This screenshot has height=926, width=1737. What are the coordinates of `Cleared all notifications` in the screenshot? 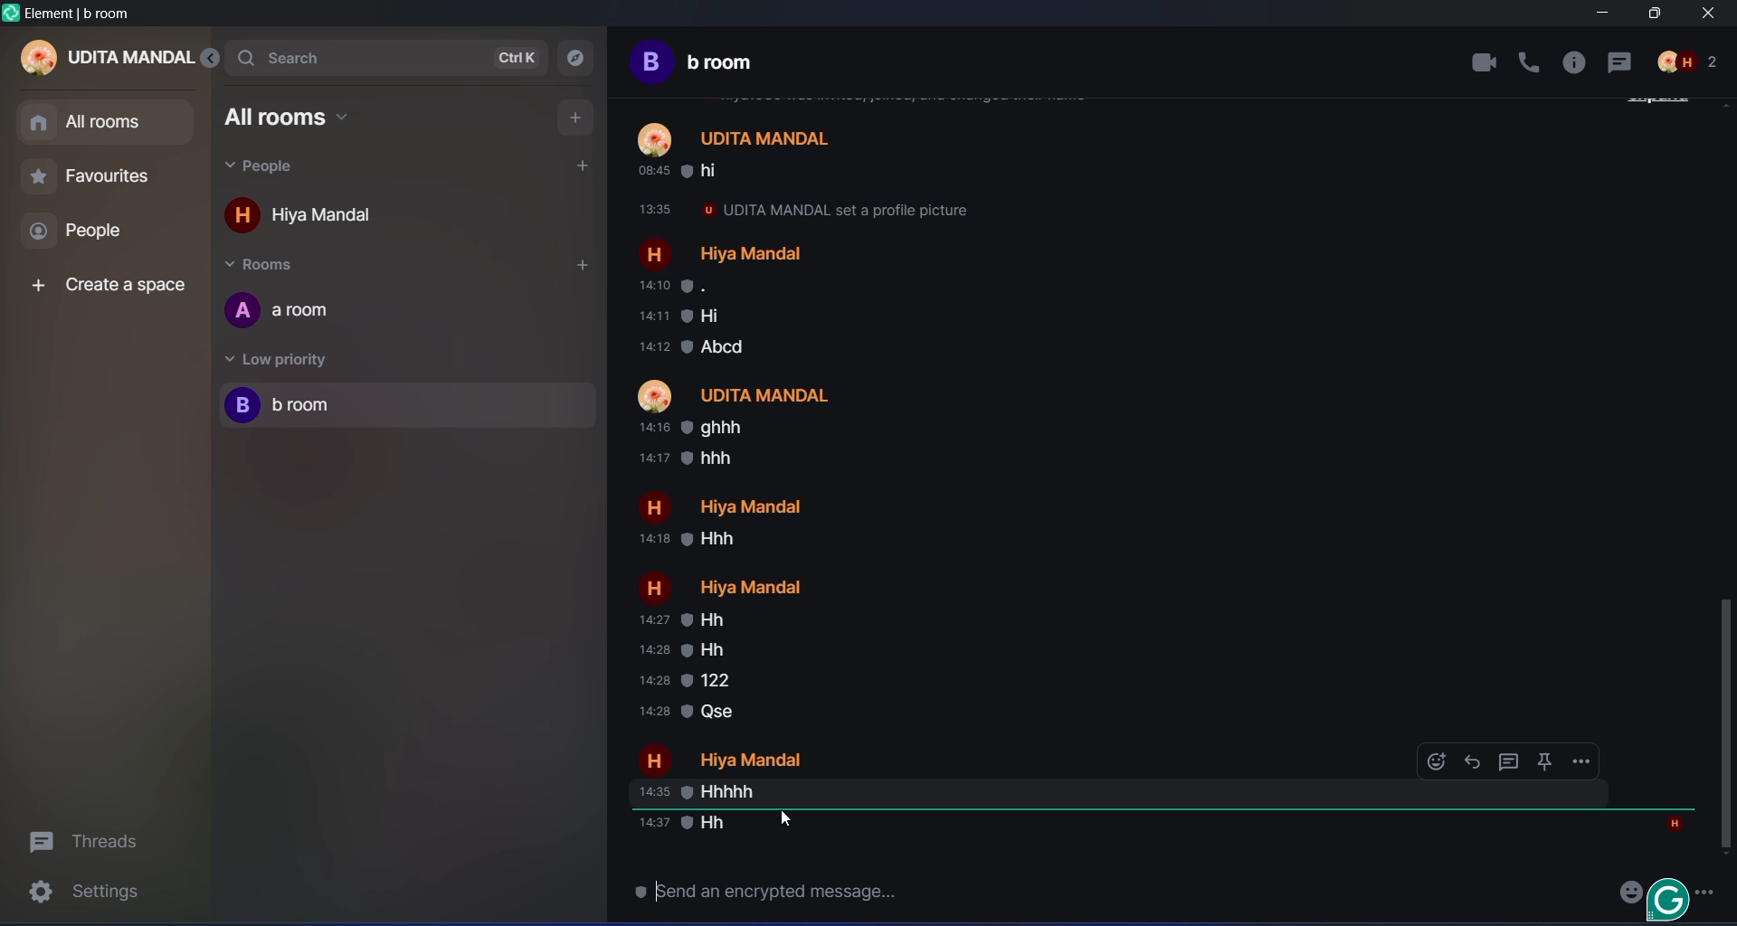 It's located at (81, 14).